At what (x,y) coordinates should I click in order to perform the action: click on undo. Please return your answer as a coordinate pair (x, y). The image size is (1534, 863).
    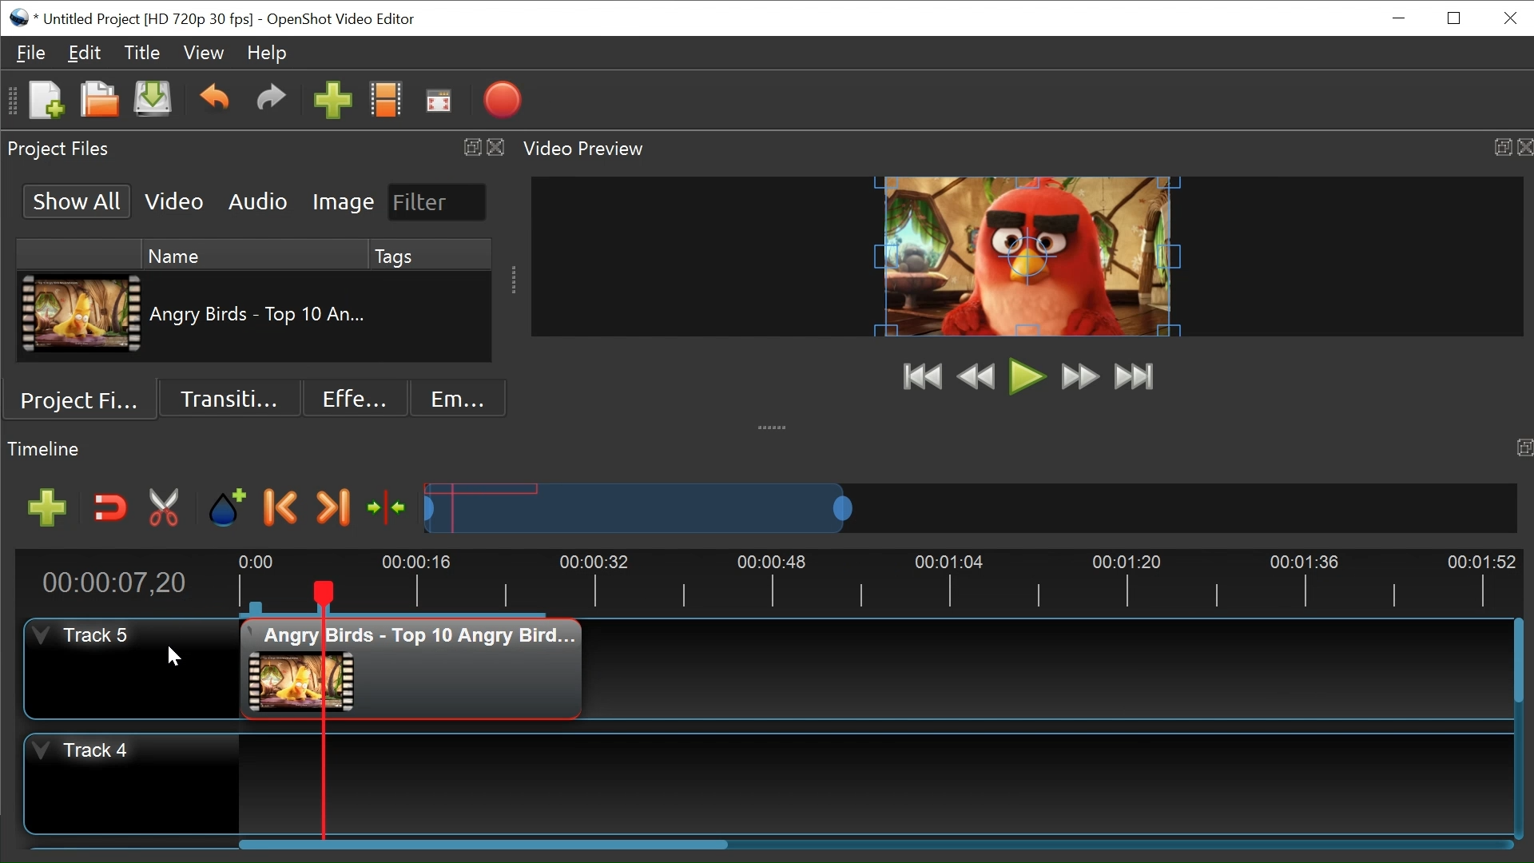
    Looking at the image, I should click on (217, 101).